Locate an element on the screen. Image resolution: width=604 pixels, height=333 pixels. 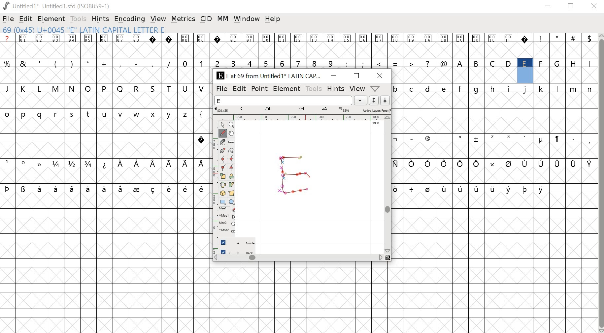
restore down is located at coordinates (571, 6).